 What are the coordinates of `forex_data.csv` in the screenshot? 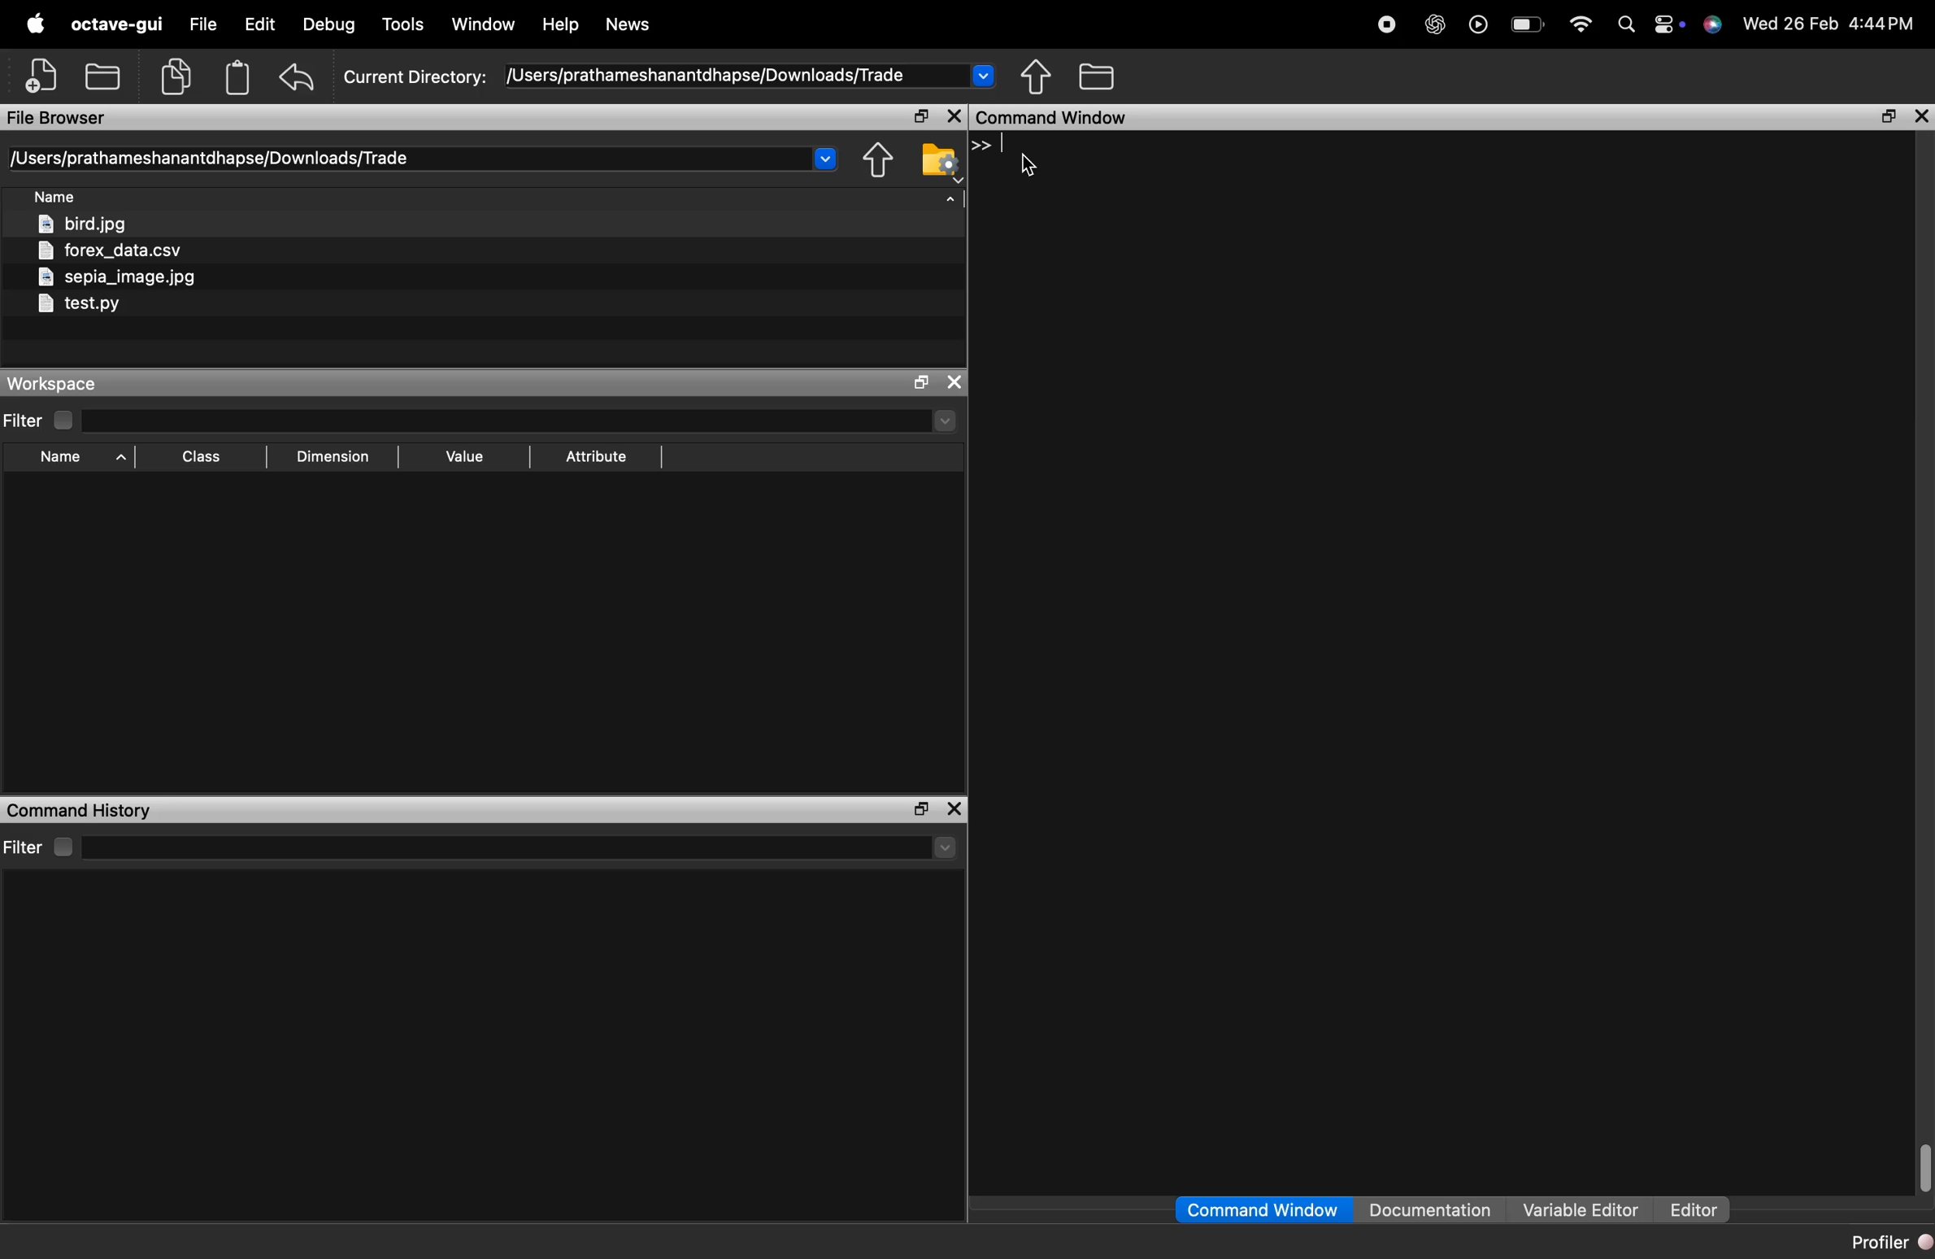 It's located at (109, 250).